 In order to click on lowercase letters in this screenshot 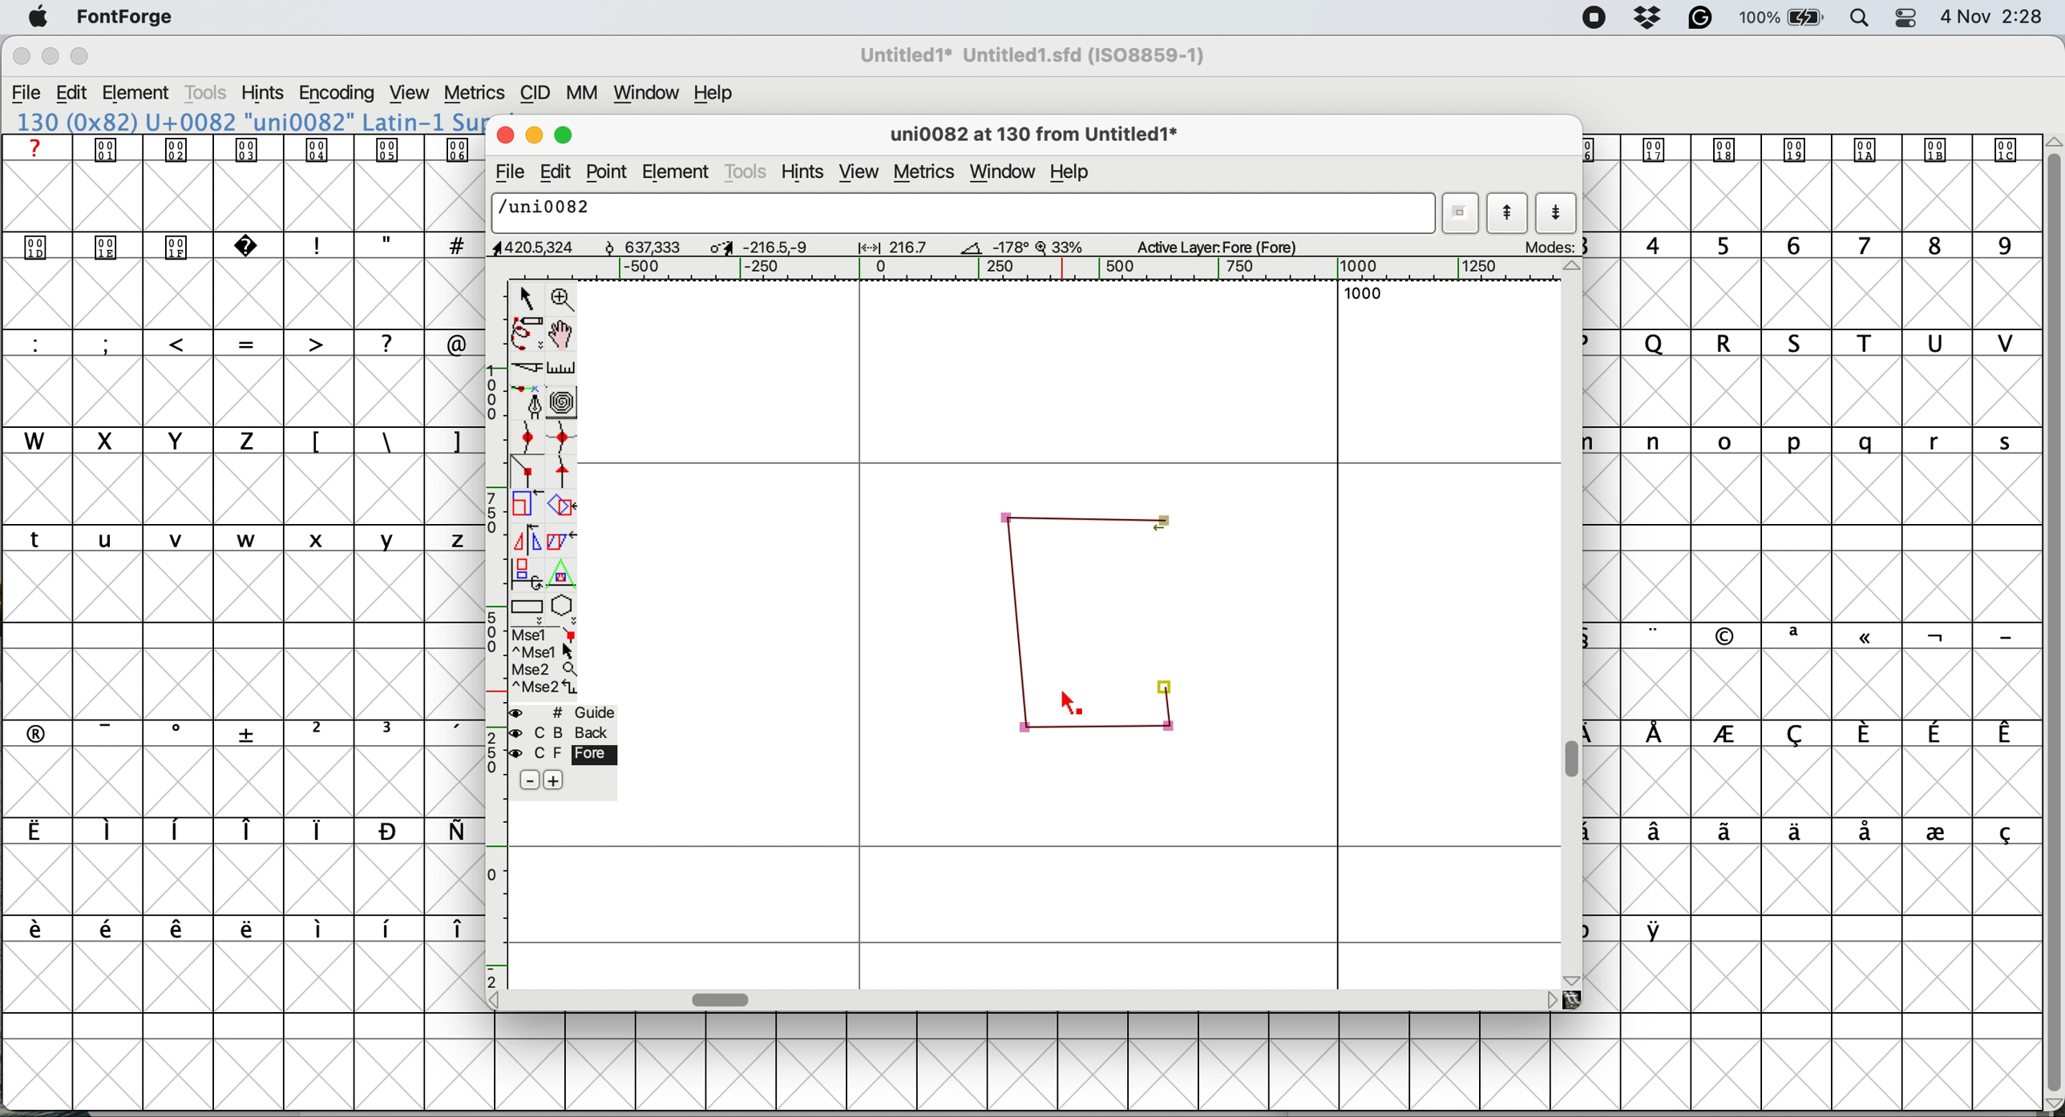, I will do `click(1825, 442)`.